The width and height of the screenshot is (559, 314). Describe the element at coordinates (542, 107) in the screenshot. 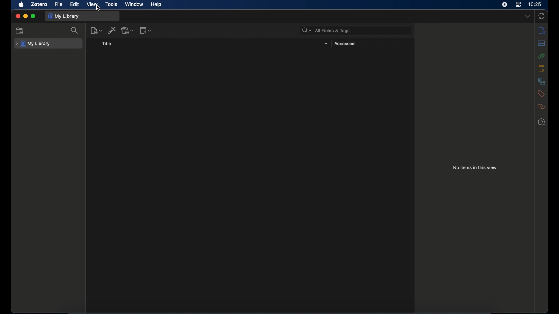

I see `related` at that location.